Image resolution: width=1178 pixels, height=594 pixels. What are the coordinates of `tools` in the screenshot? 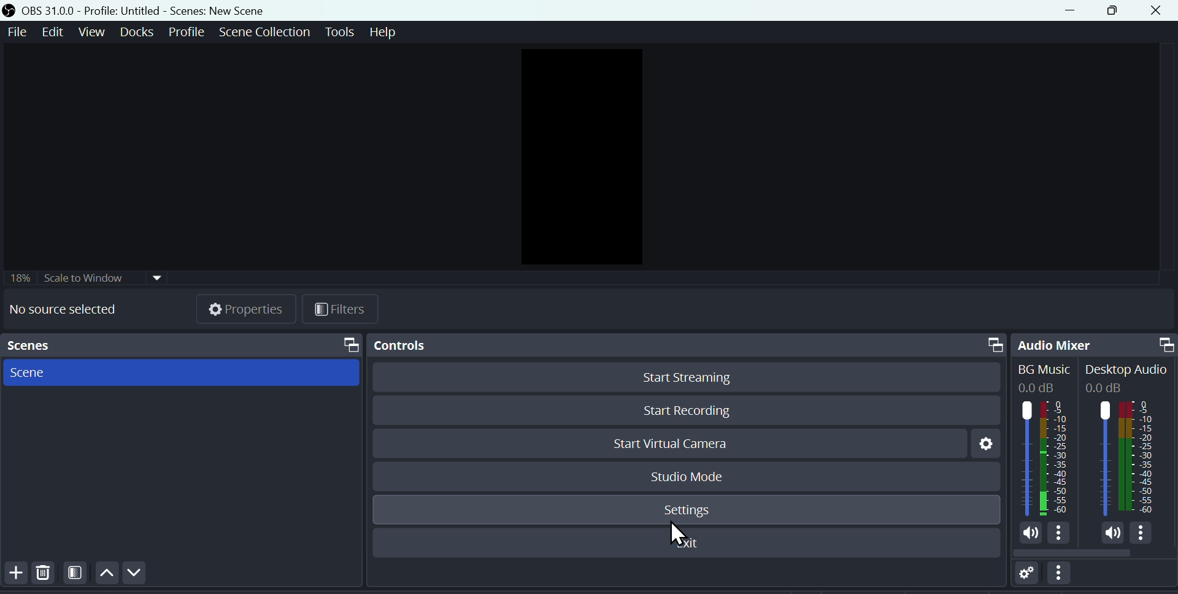 It's located at (341, 33).